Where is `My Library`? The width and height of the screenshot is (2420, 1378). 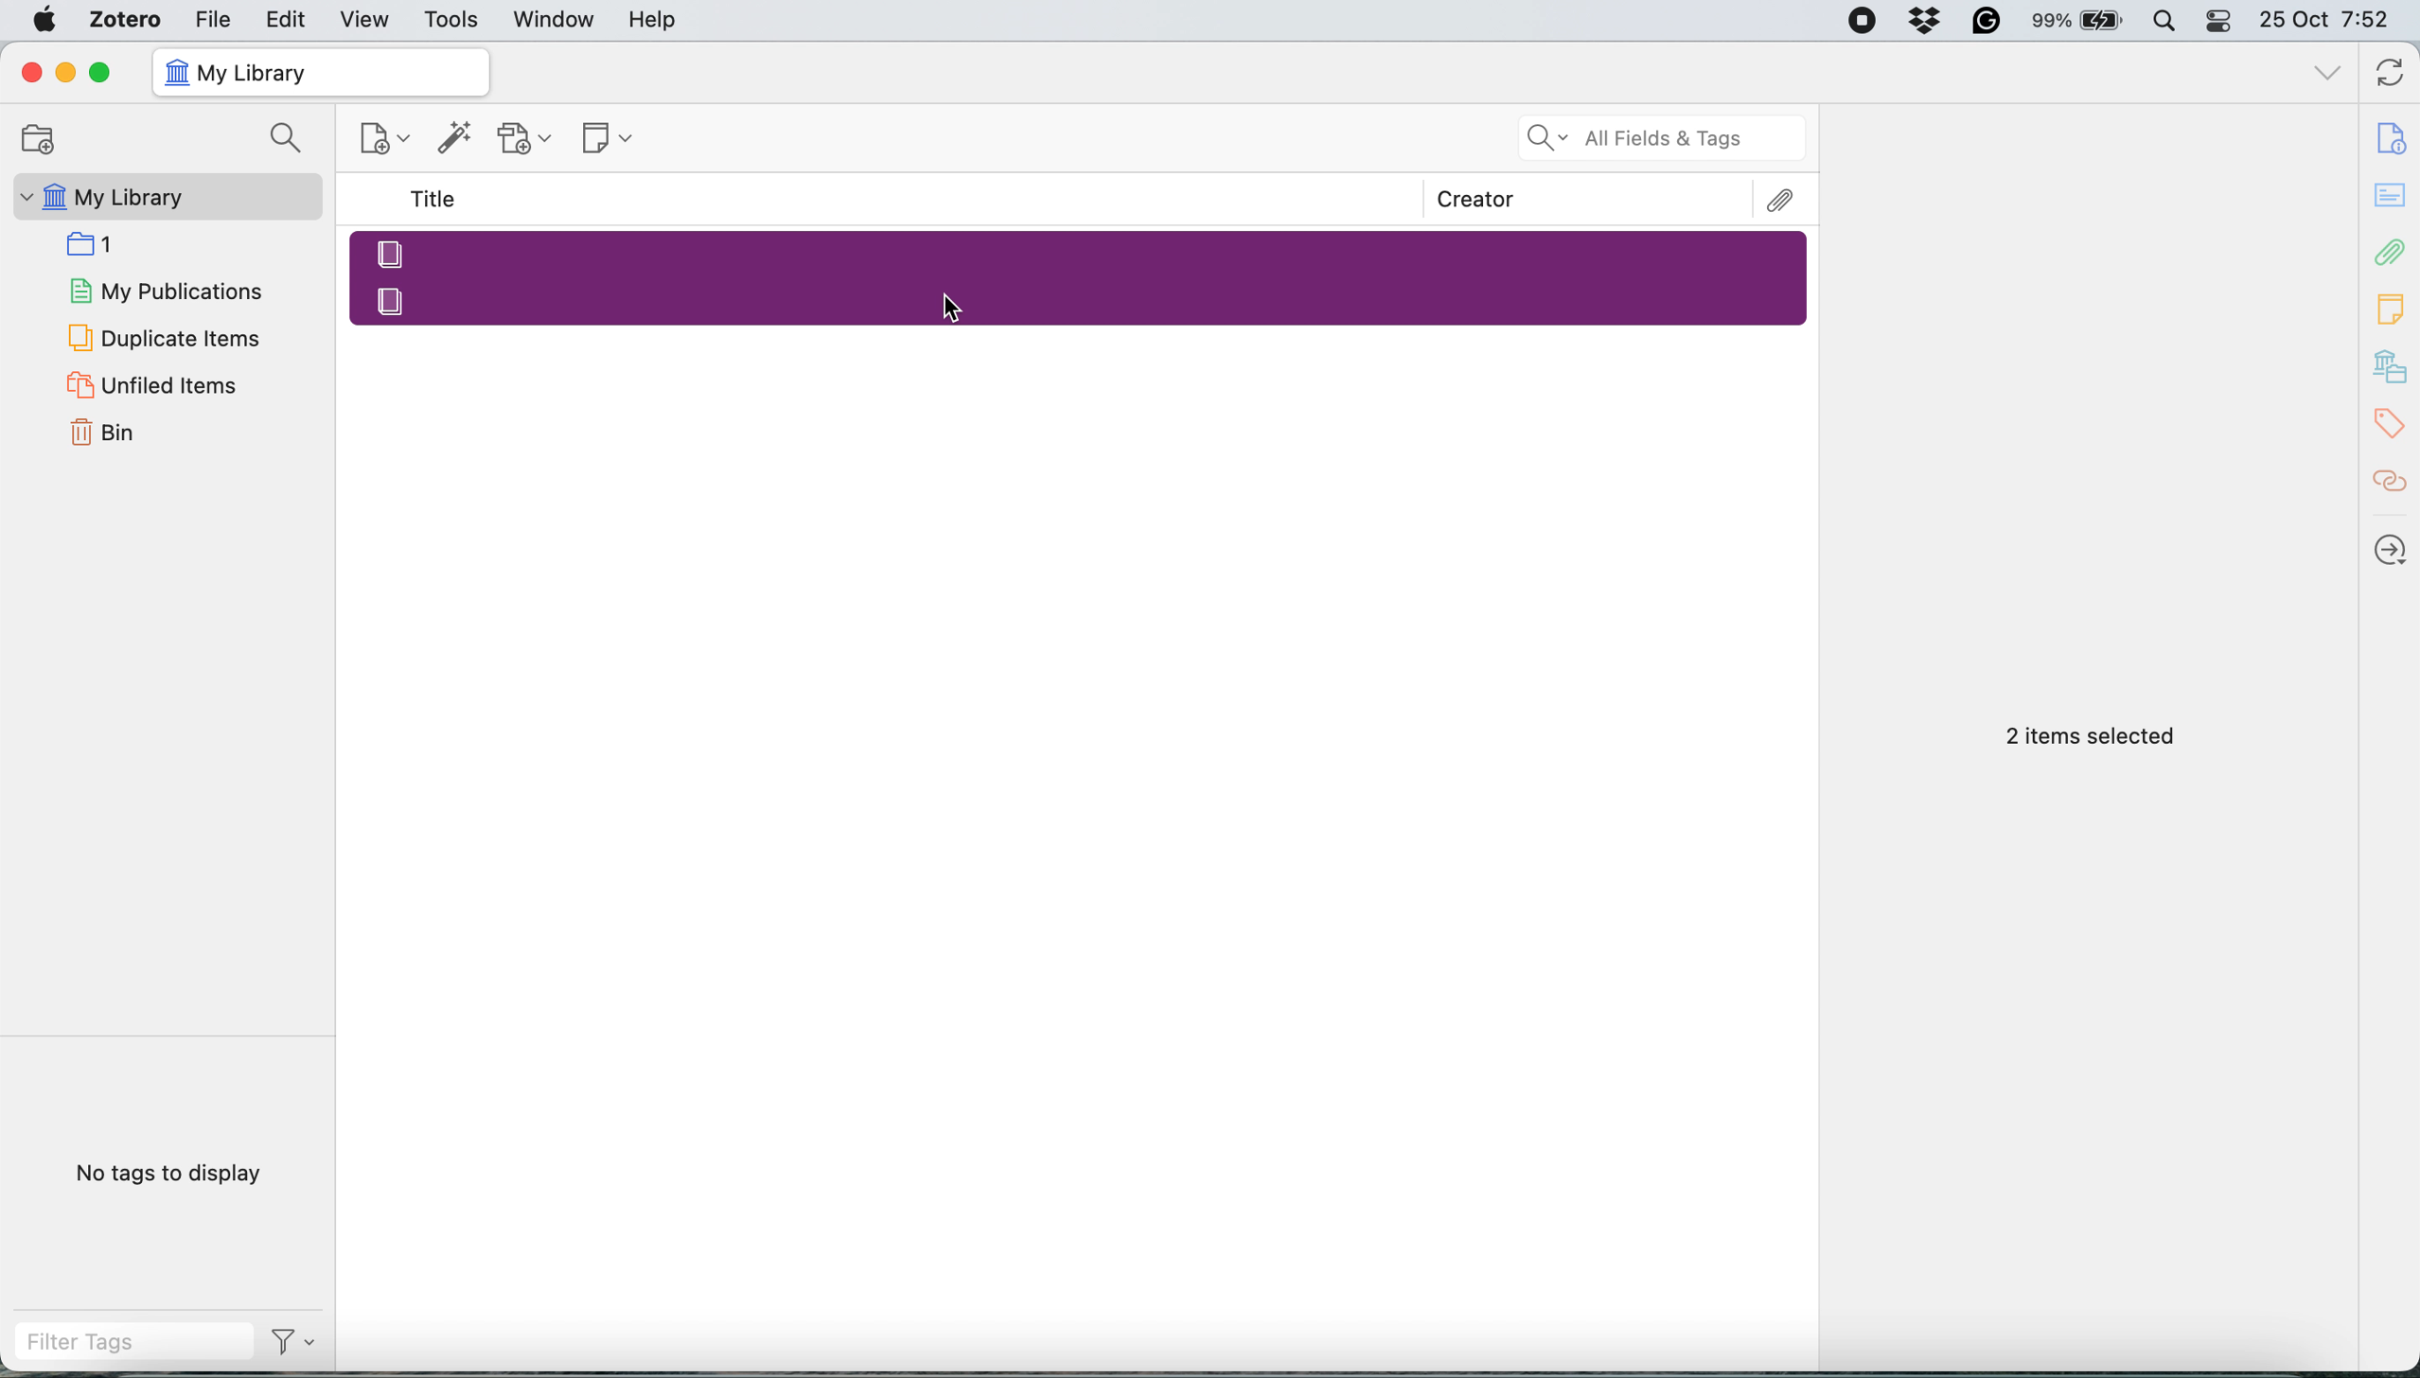
My Library is located at coordinates (319, 73).